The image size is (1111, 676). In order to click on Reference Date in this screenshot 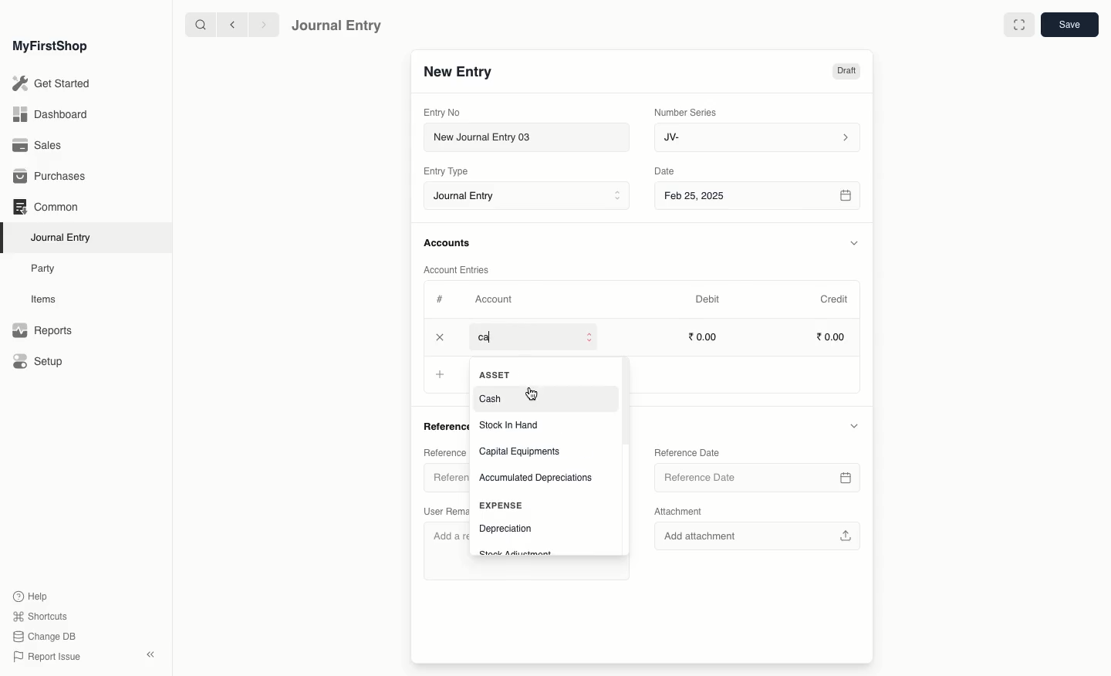, I will do `click(689, 451)`.